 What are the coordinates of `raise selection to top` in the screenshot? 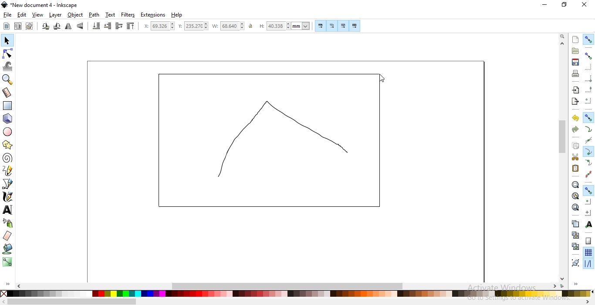 It's located at (131, 26).